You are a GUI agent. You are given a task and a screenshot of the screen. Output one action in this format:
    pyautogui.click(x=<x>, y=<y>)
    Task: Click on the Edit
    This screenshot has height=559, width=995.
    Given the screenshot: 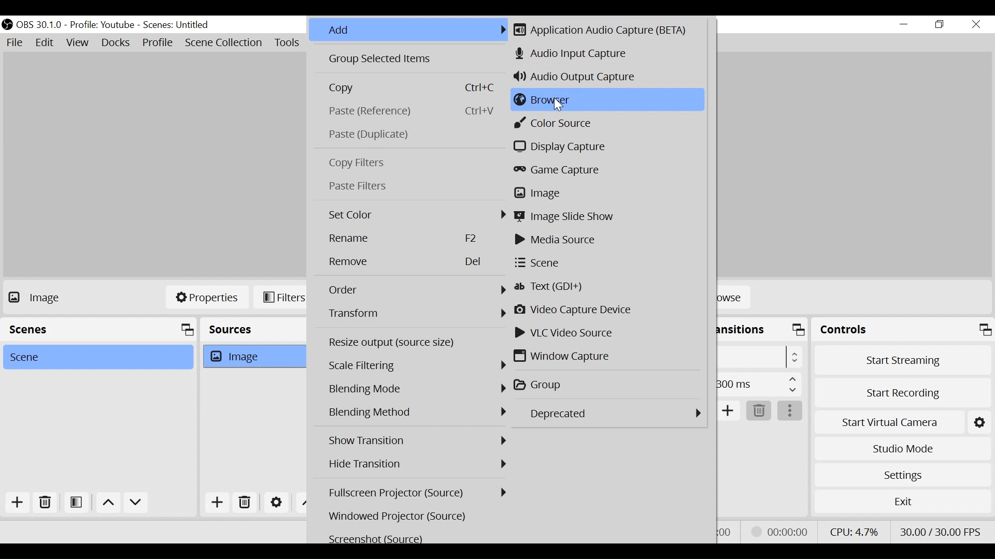 What is the action you would take?
    pyautogui.click(x=45, y=44)
    